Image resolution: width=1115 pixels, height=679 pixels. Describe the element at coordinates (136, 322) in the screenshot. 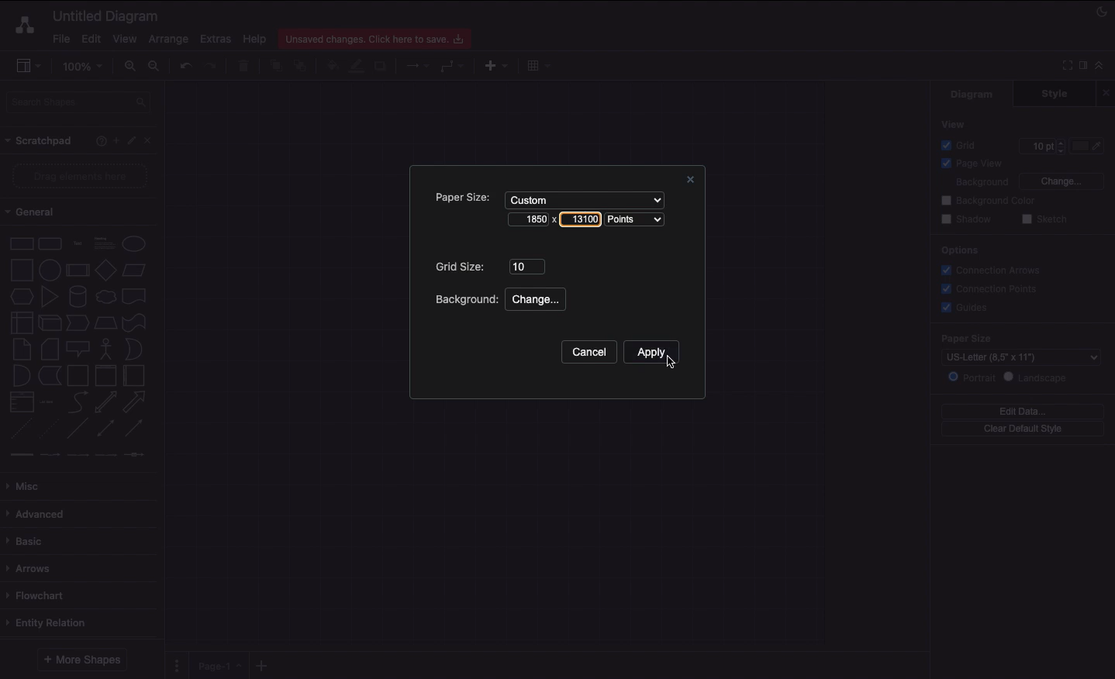

I see `Tape` at that location.